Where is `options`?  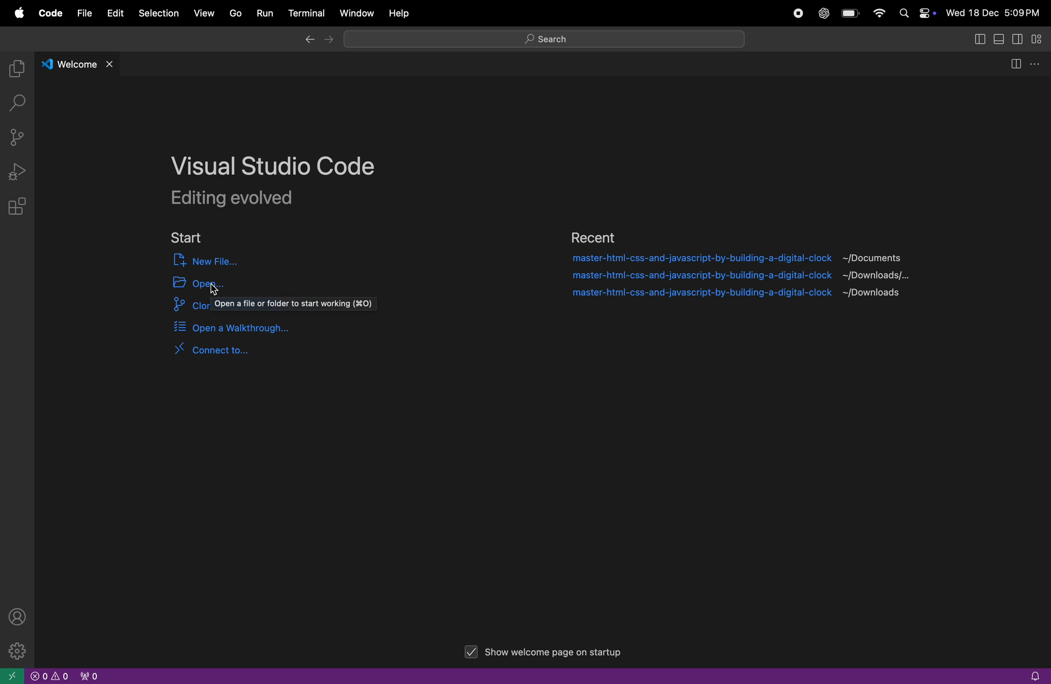
options is located at coordinates (1037, 65).